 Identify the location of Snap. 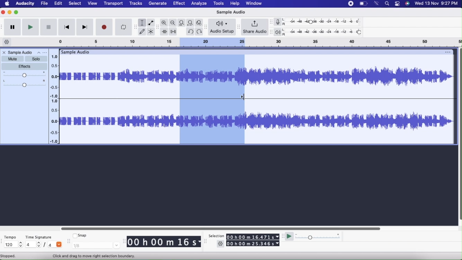
(80, 235).